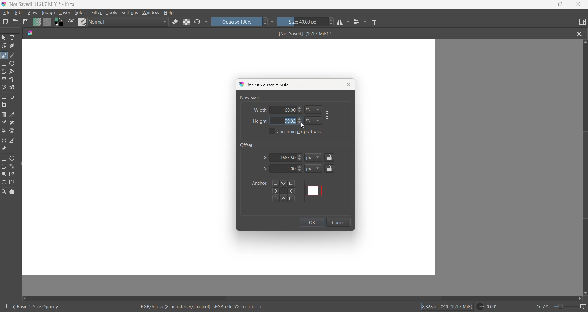 The image size is (588, 312). Describe the element at coordinates (314, 110) in the screenshot. I see `width value type` at that location.